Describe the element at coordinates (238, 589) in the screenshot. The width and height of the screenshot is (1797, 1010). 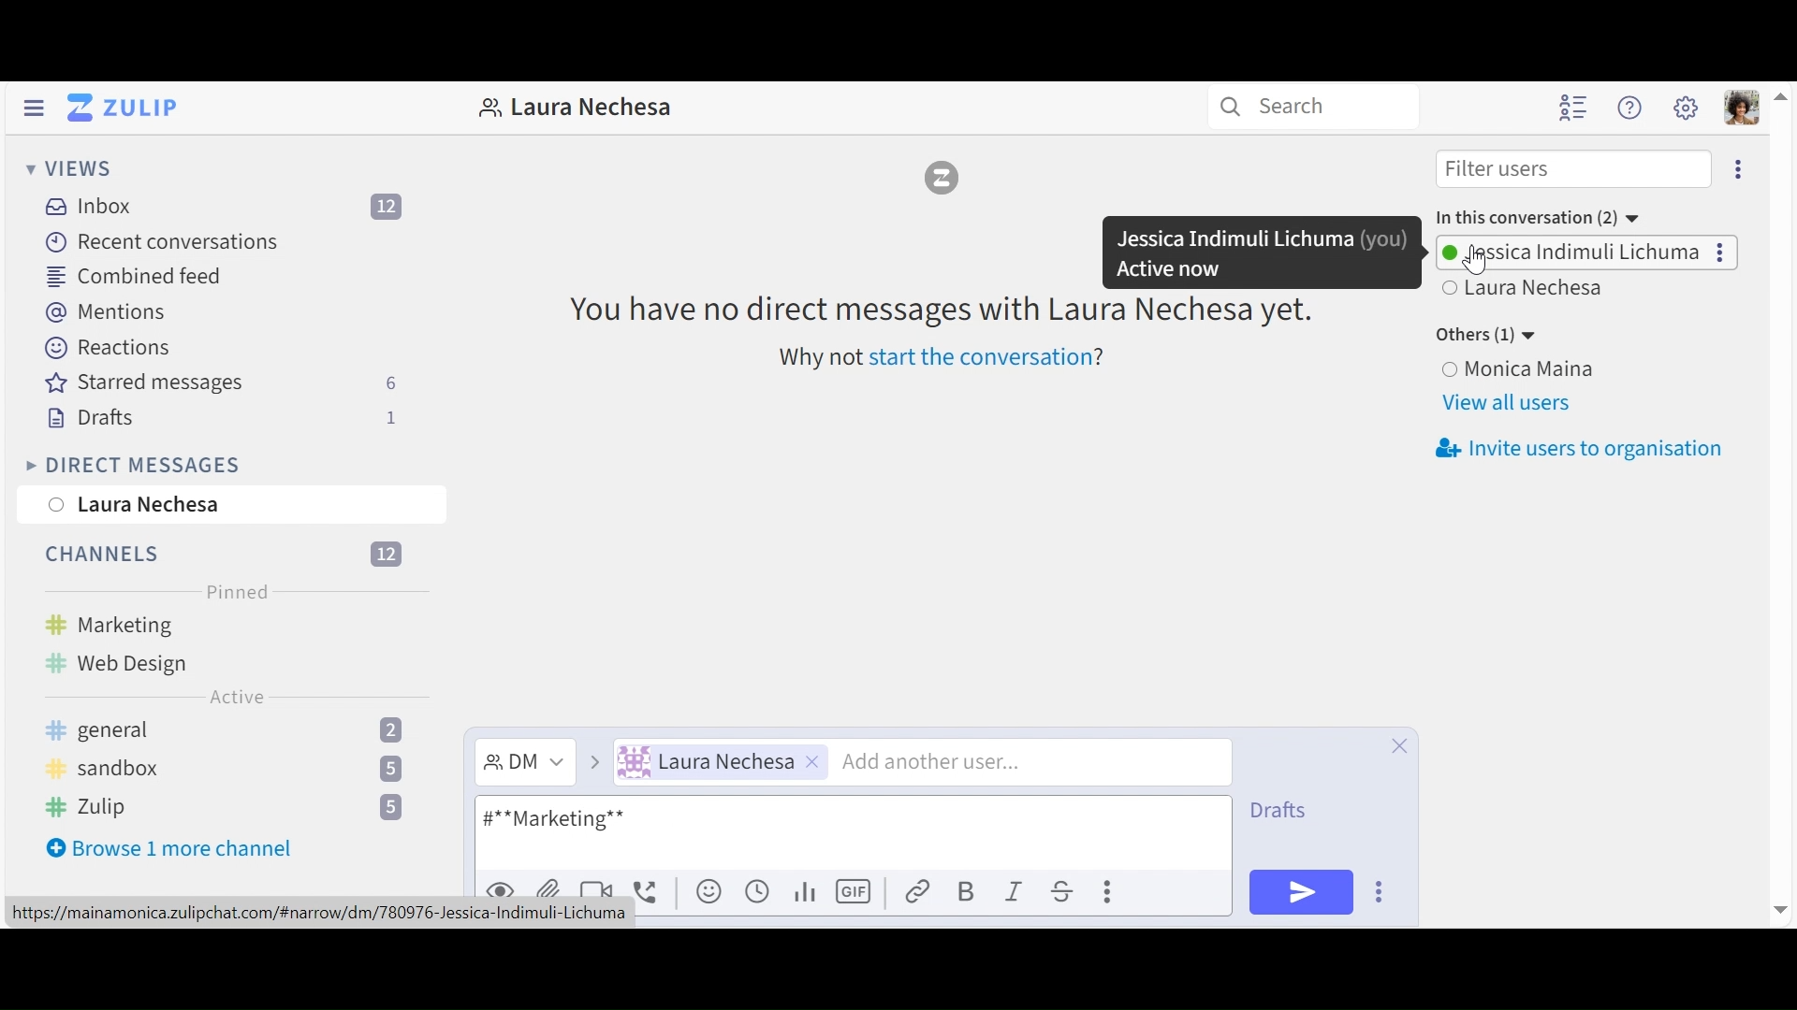
I see `Pinned` at that location.